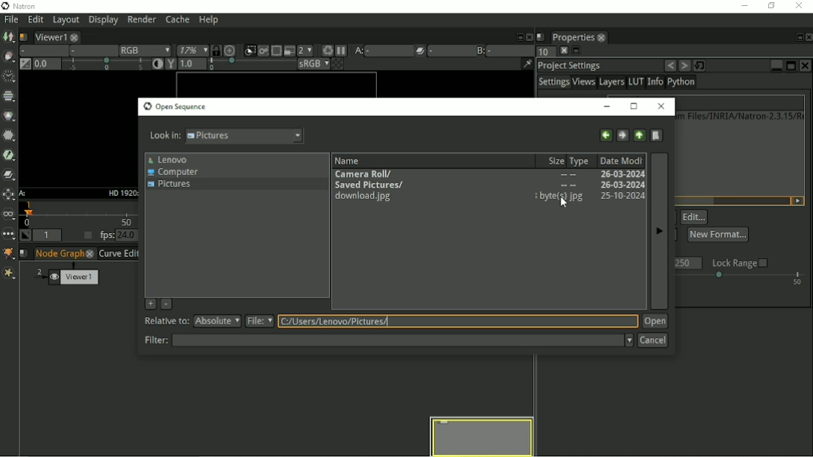 The height and width of the screenshot is (457, 813). I want to click on Lenovo, so click(168, 159).